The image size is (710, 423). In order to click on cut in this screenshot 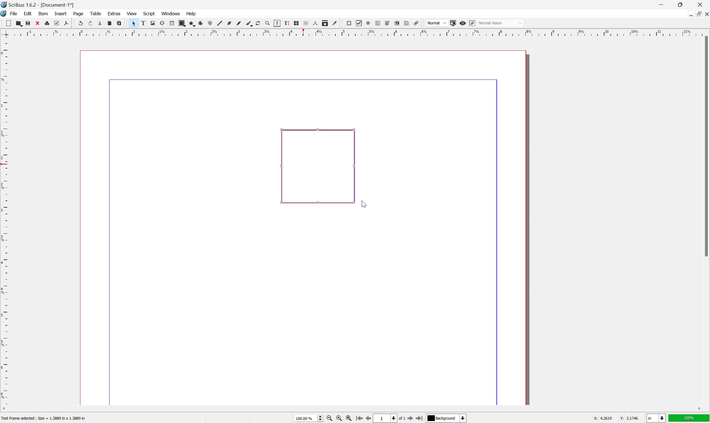, I will do `click(100, 23)`.